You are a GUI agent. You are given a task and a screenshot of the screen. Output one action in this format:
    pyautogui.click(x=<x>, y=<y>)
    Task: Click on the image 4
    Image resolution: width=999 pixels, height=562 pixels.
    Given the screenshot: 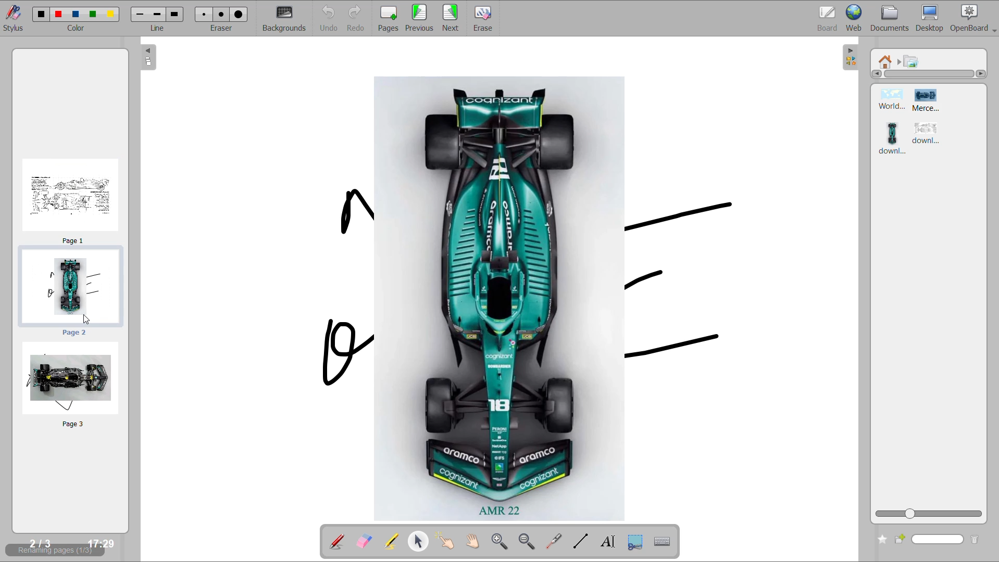 What is the action you would take?
    pyautogui.click(x=927, y=134)
    